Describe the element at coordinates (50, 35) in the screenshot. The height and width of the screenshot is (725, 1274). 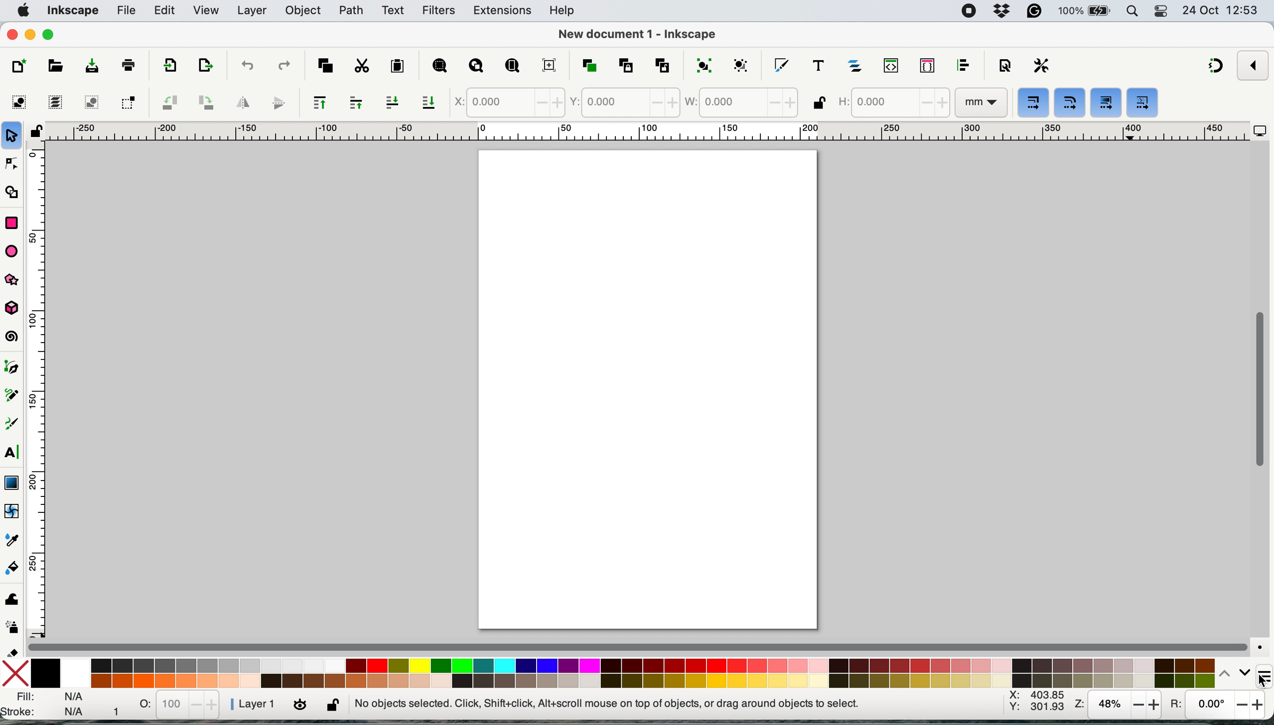
I see `maximise` at that location.